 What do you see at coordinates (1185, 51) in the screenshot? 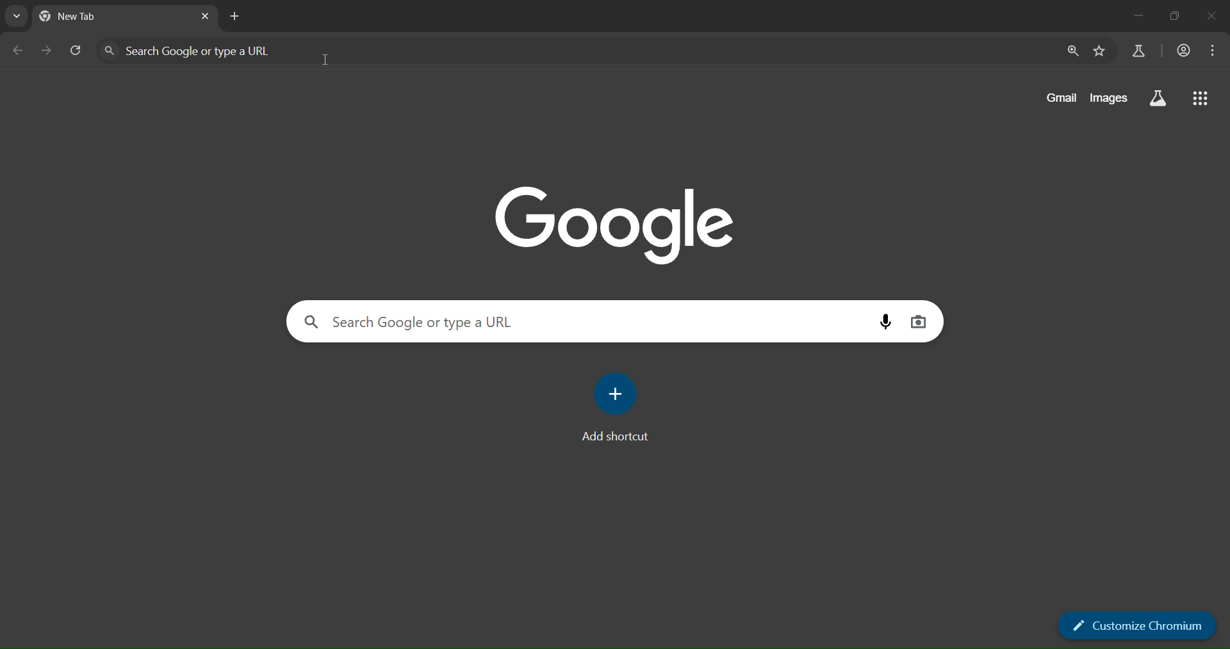
I see `accounts` at bounding box center [1185, 51].